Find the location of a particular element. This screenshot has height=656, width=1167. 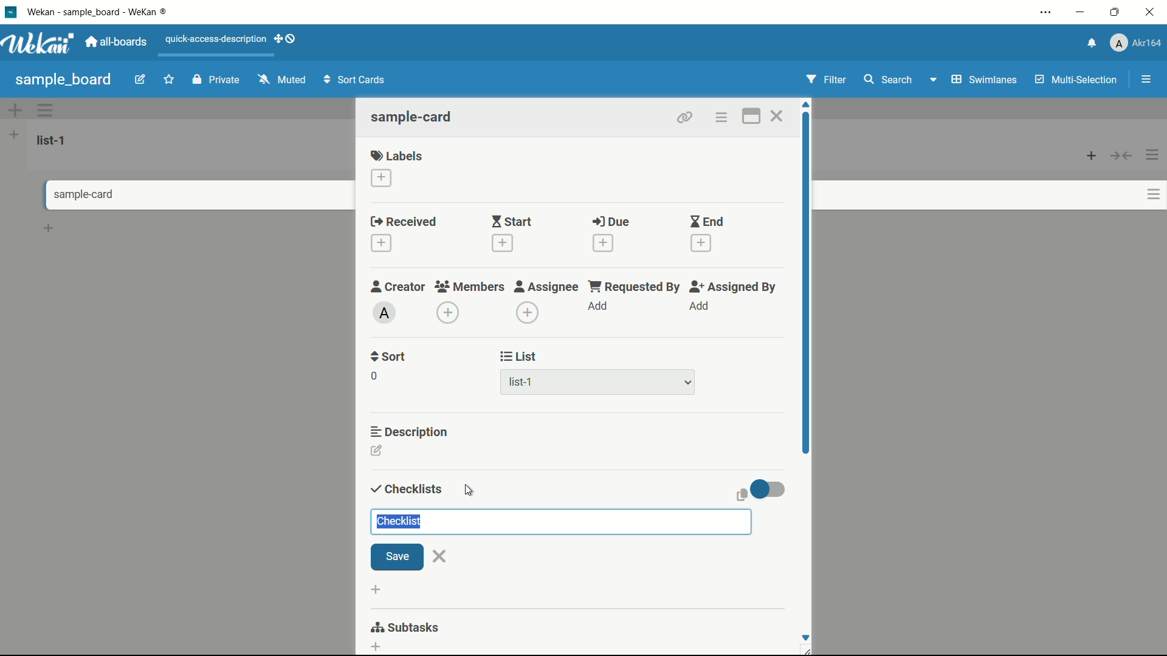

multi selection is located at coordinates (1078, 81).